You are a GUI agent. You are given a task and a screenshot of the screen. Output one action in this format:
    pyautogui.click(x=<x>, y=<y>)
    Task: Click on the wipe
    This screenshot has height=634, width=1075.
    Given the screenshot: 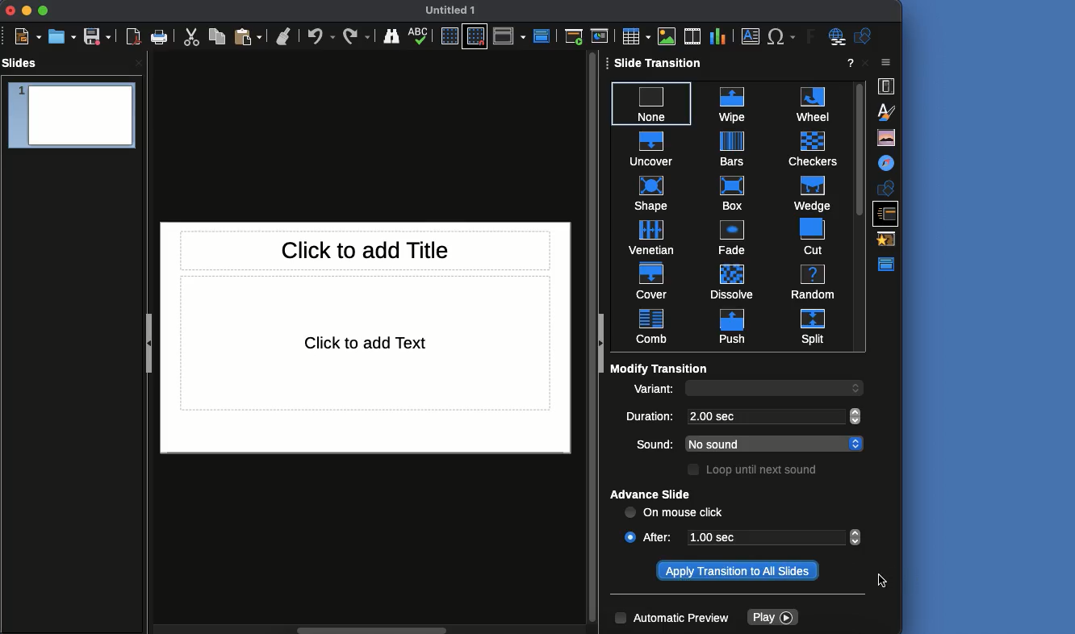 What is the action you would take?
    pyautogui.click(x=730, y=102)
    